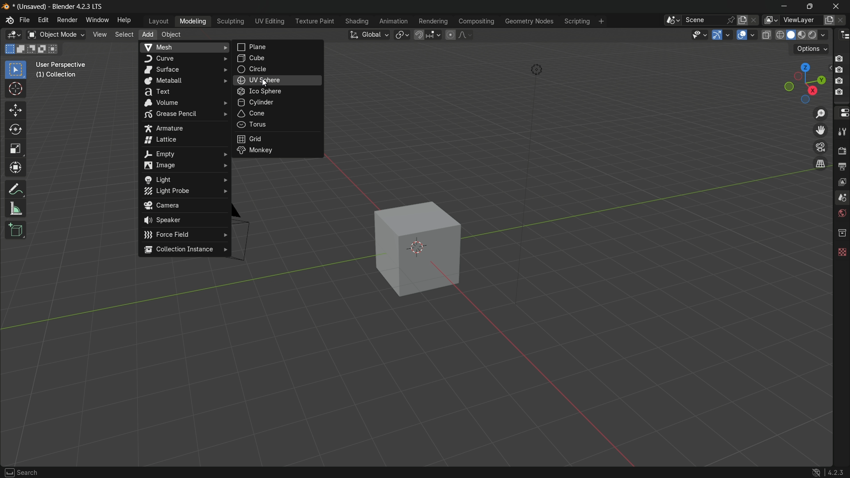  Describe the element at coordinates (700, 35) in the screenshot. I see `selectability and visibility` at that location.